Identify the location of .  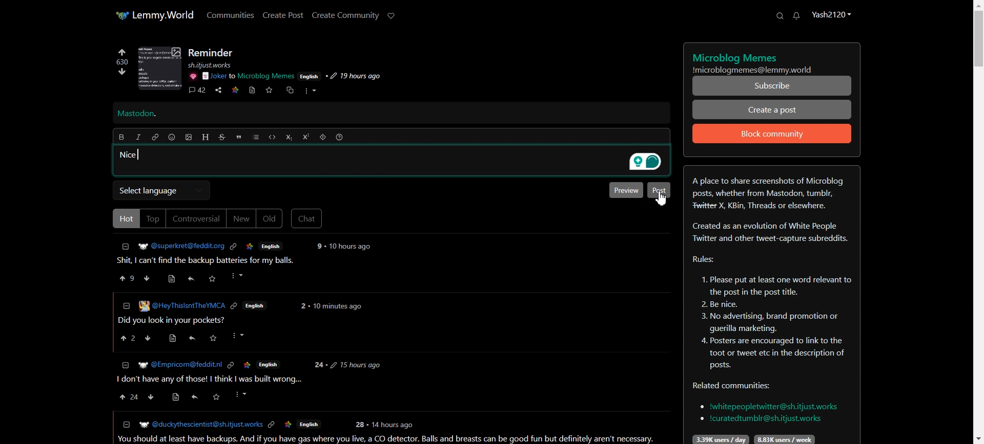
(238, 276).